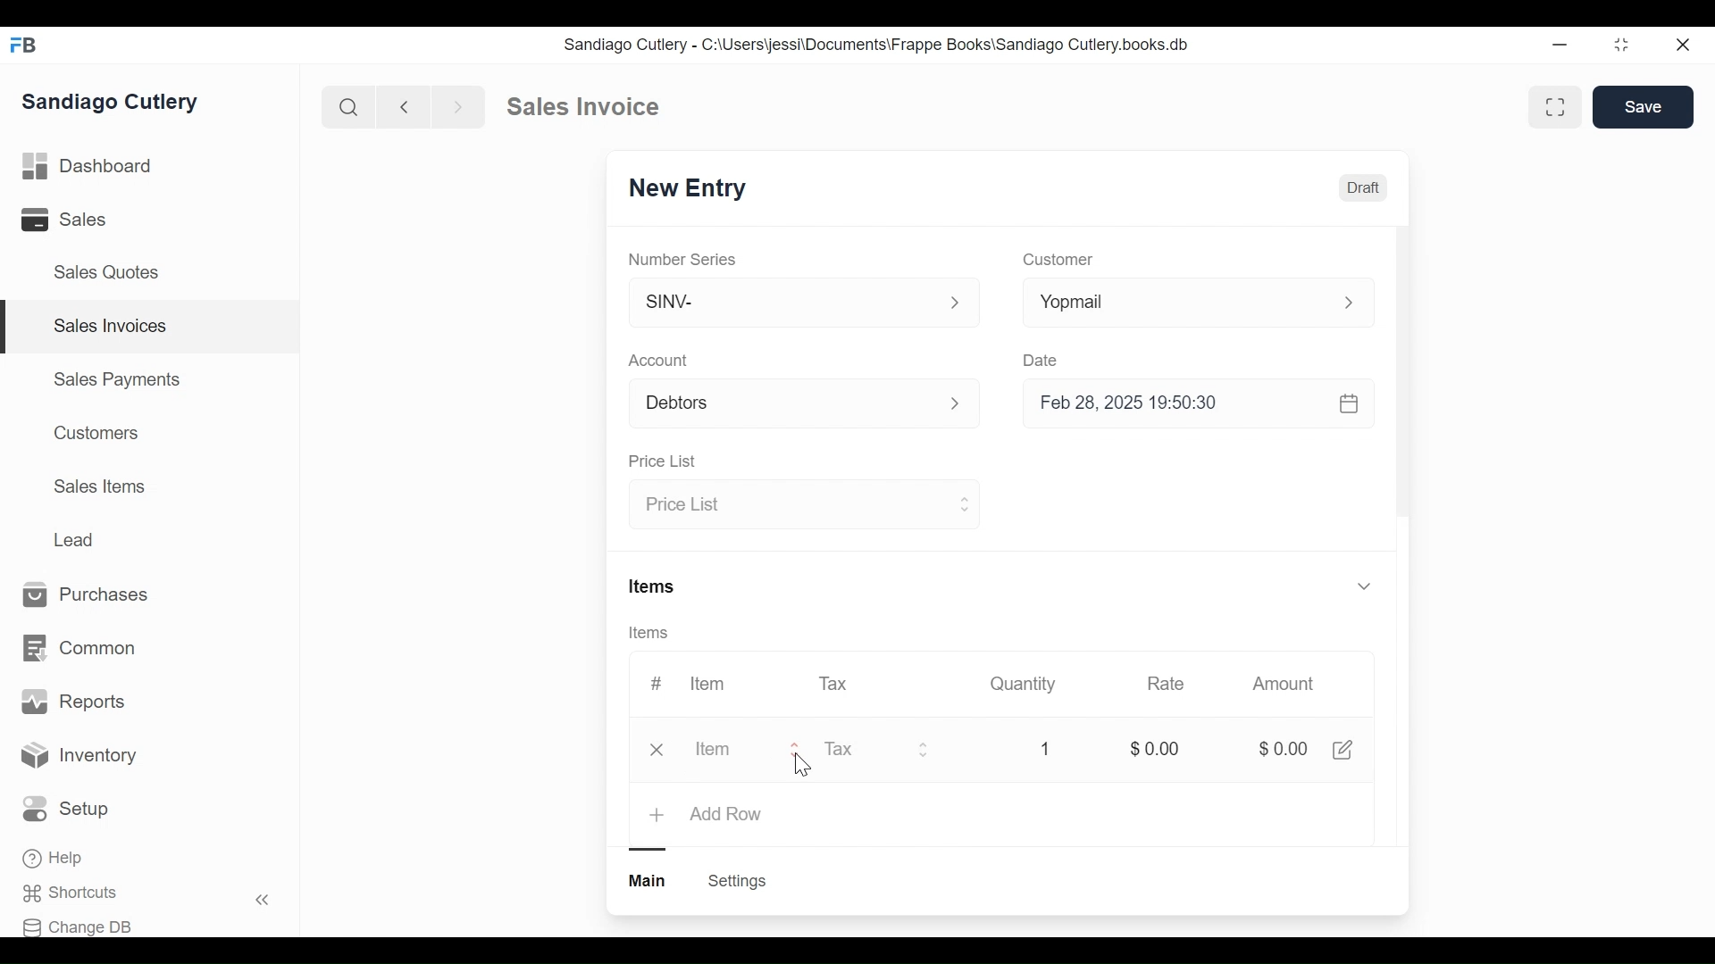  What do you see at coordinates (1621, 44) in the screenshot?
I see `restore` at bounding box center [1621, 44].